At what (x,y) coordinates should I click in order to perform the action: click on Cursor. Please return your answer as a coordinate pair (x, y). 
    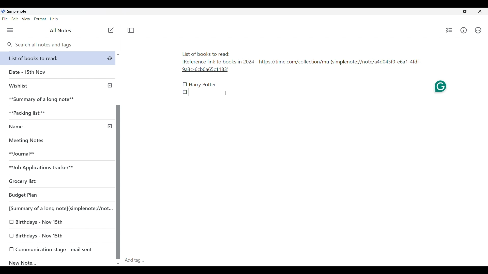
    Looking at the image, I should click on (226, 93).